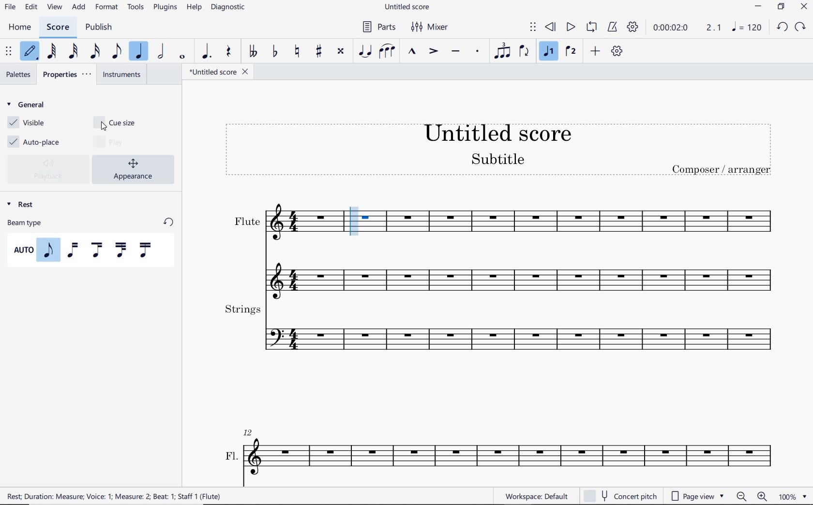 This screenshot has height=505, width=813. Describe the element at coordinates (122, 496) in the screenshot. I see `REST DURATION` at that location.